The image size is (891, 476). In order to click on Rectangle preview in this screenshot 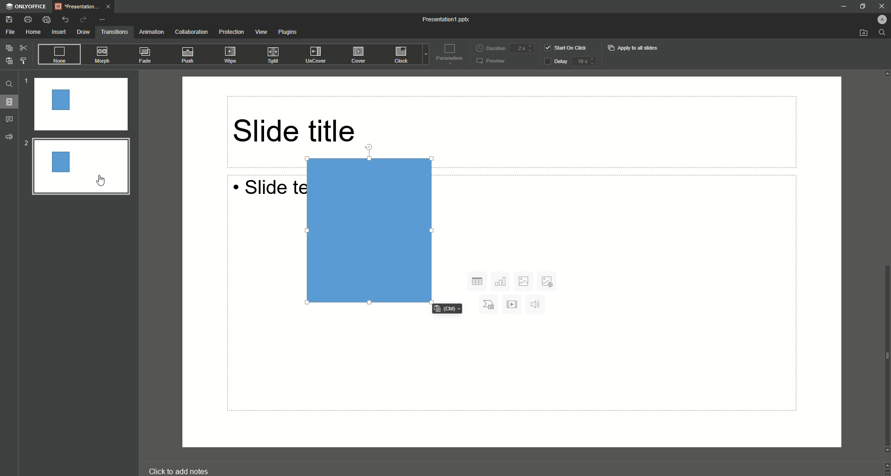, I will do `click(79, 168)`.